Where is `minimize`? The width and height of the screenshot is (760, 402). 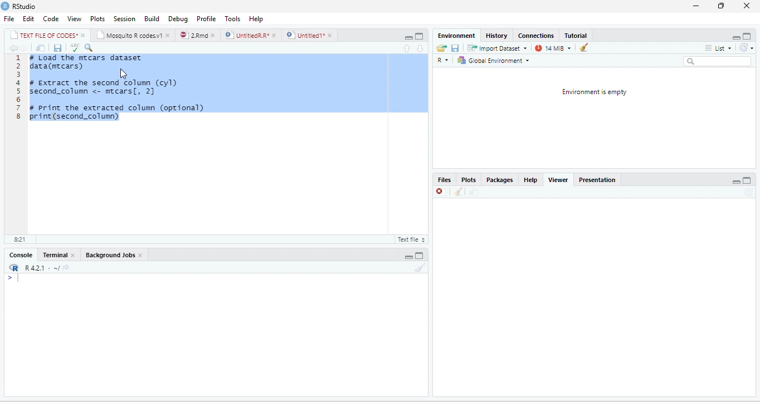
minimize is located at coordinates (420, 36).